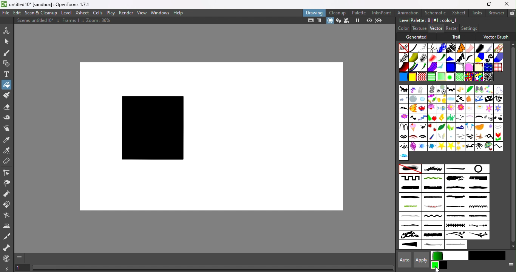 This screenshot has width=516, height=272. I want to click on sang, so click(479, 137).